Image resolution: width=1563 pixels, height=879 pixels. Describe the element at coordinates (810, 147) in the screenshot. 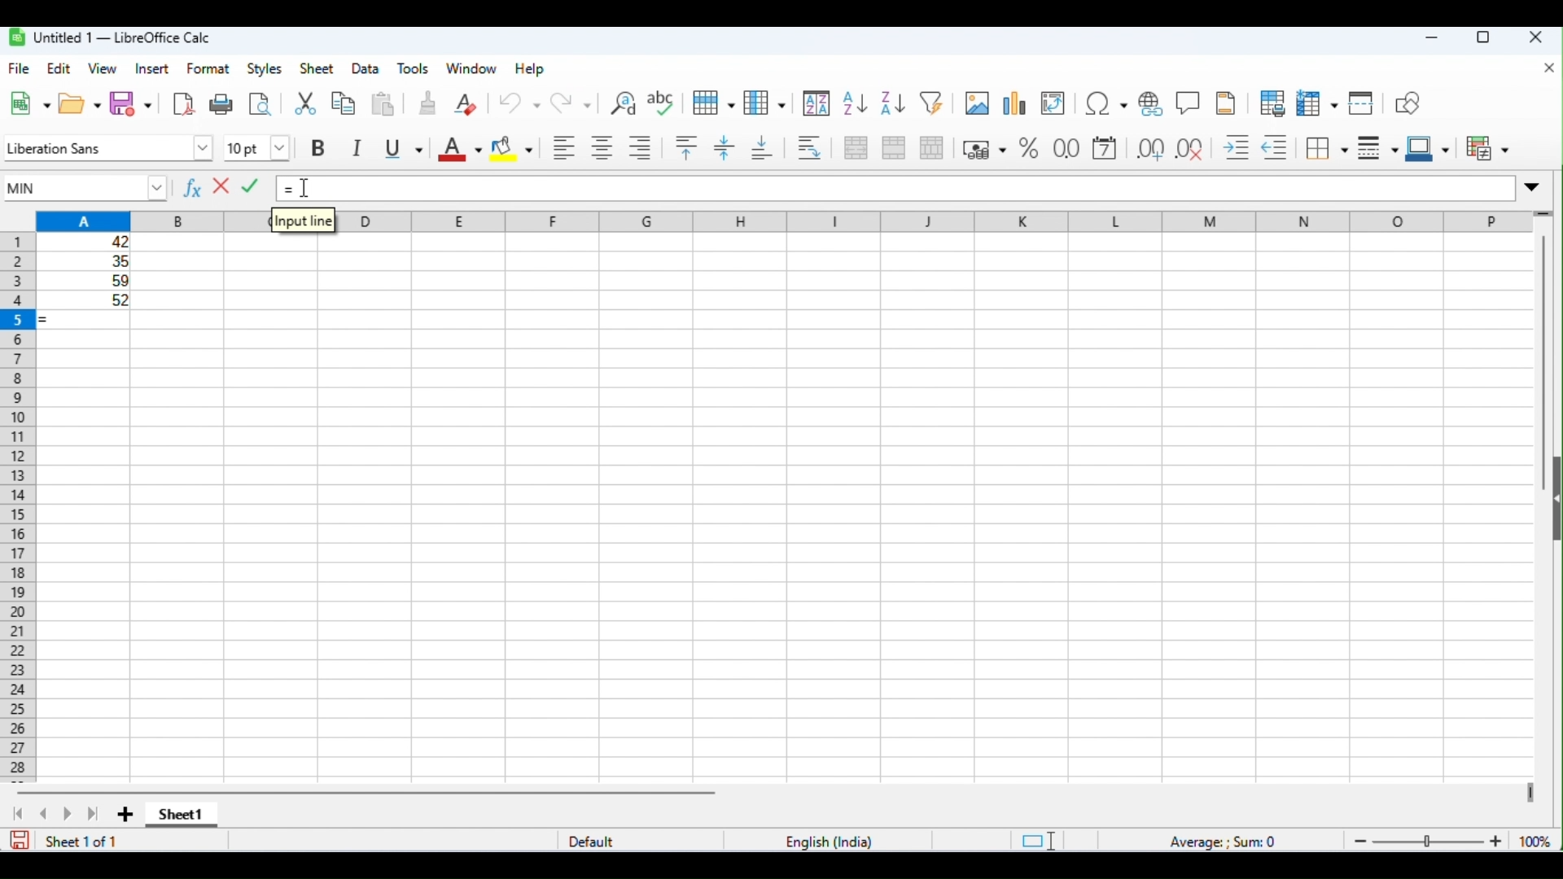

I see `wrap text` at that location.